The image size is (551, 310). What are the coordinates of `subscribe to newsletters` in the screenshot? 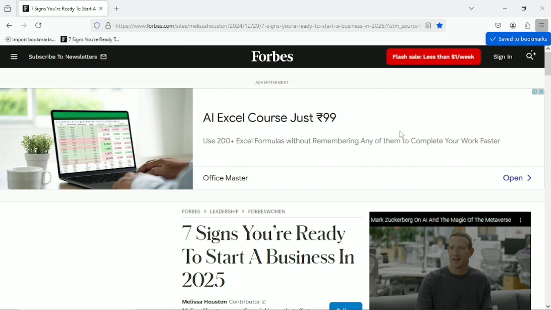 It's located at (67, 57).